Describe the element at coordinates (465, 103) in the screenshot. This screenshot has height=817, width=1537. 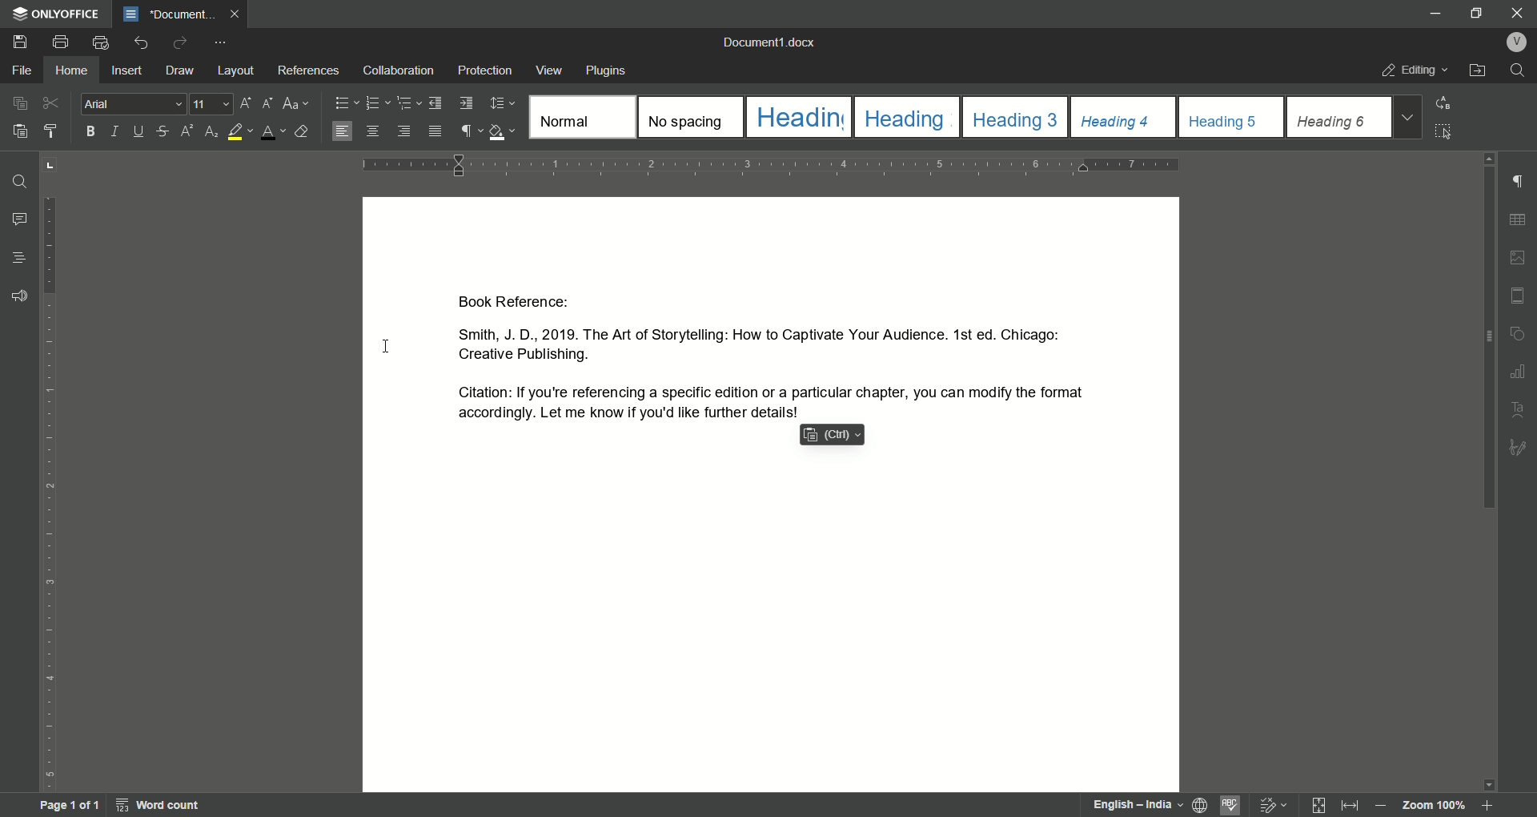
I see `increase indent` at that location.